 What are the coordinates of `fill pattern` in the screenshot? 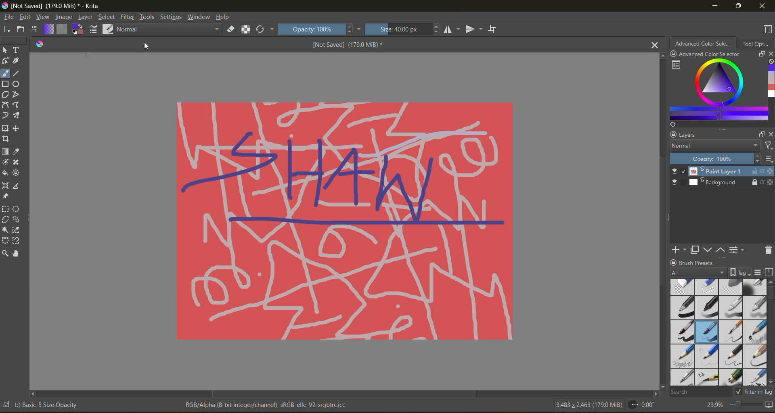 It's located at (62, 29).